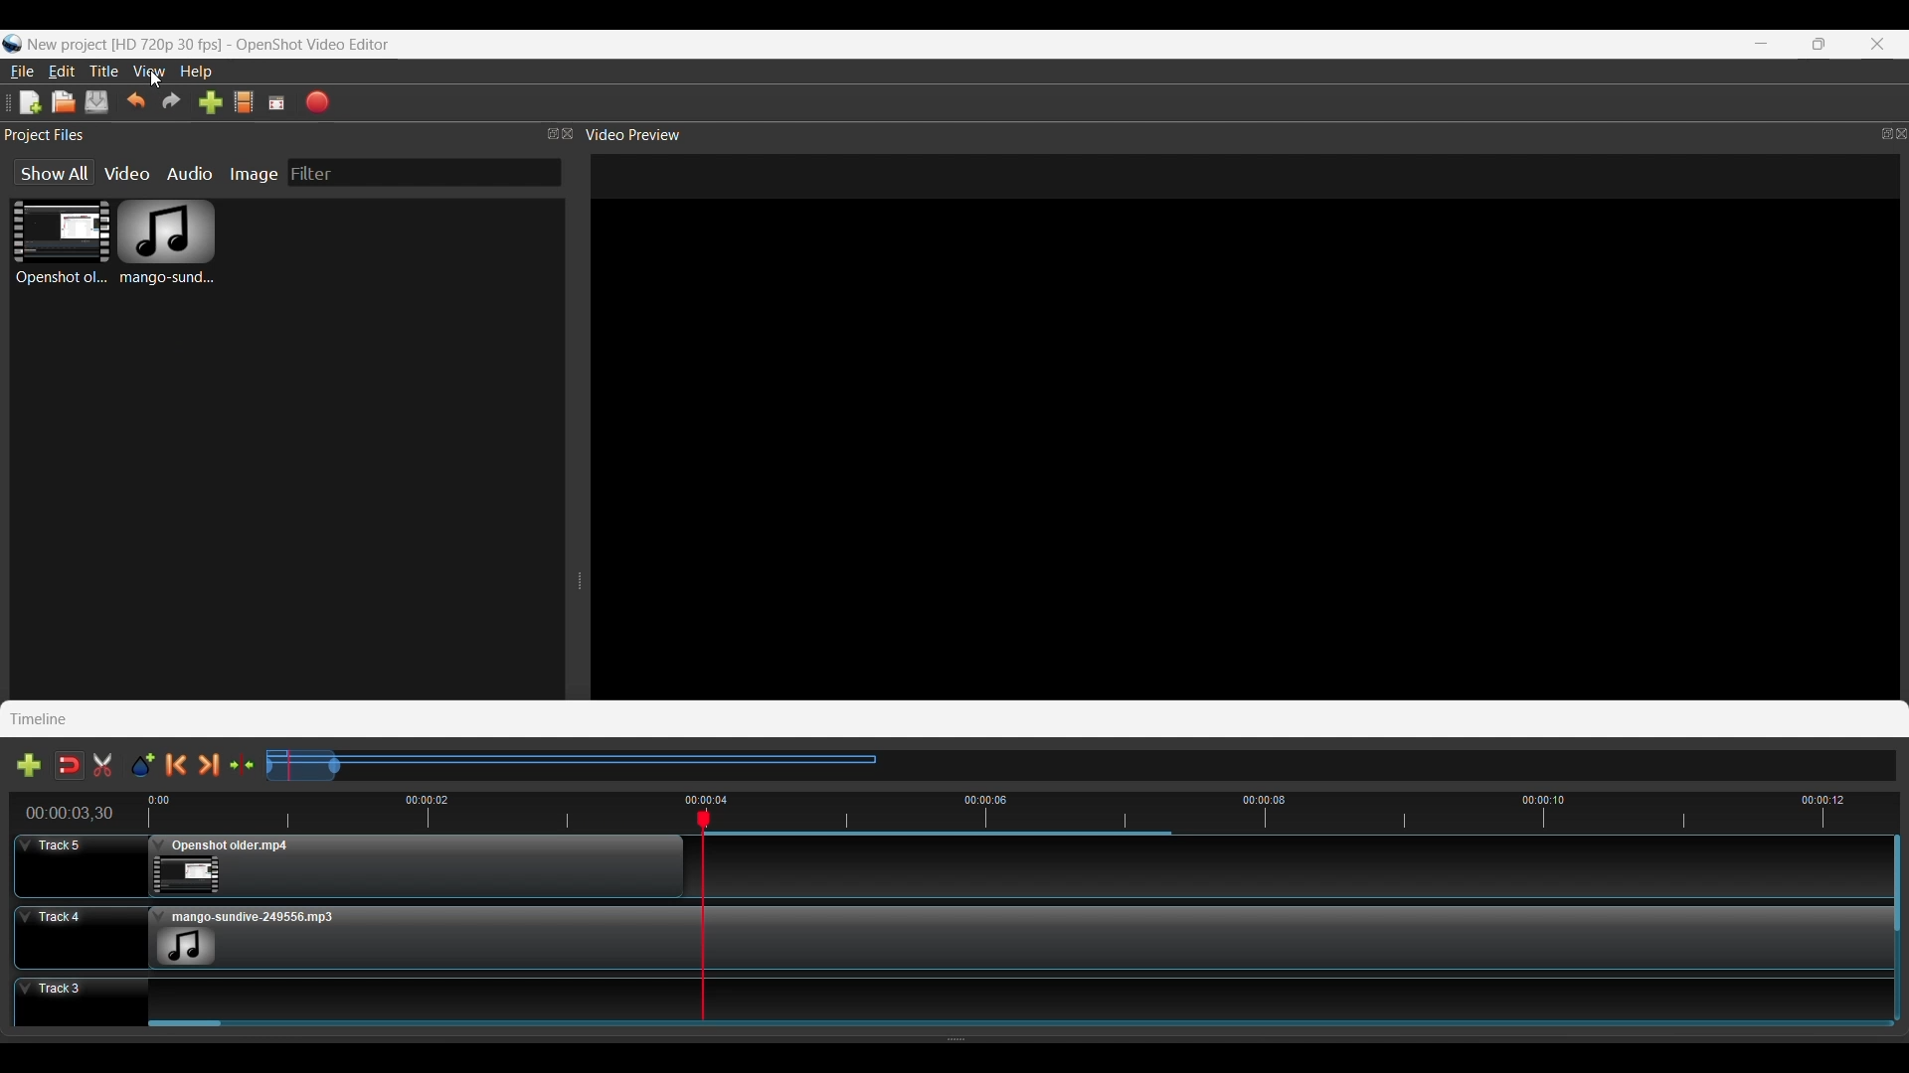 The image size is (1909, 1073). I want to click on Video Preview, so click(633, 134).